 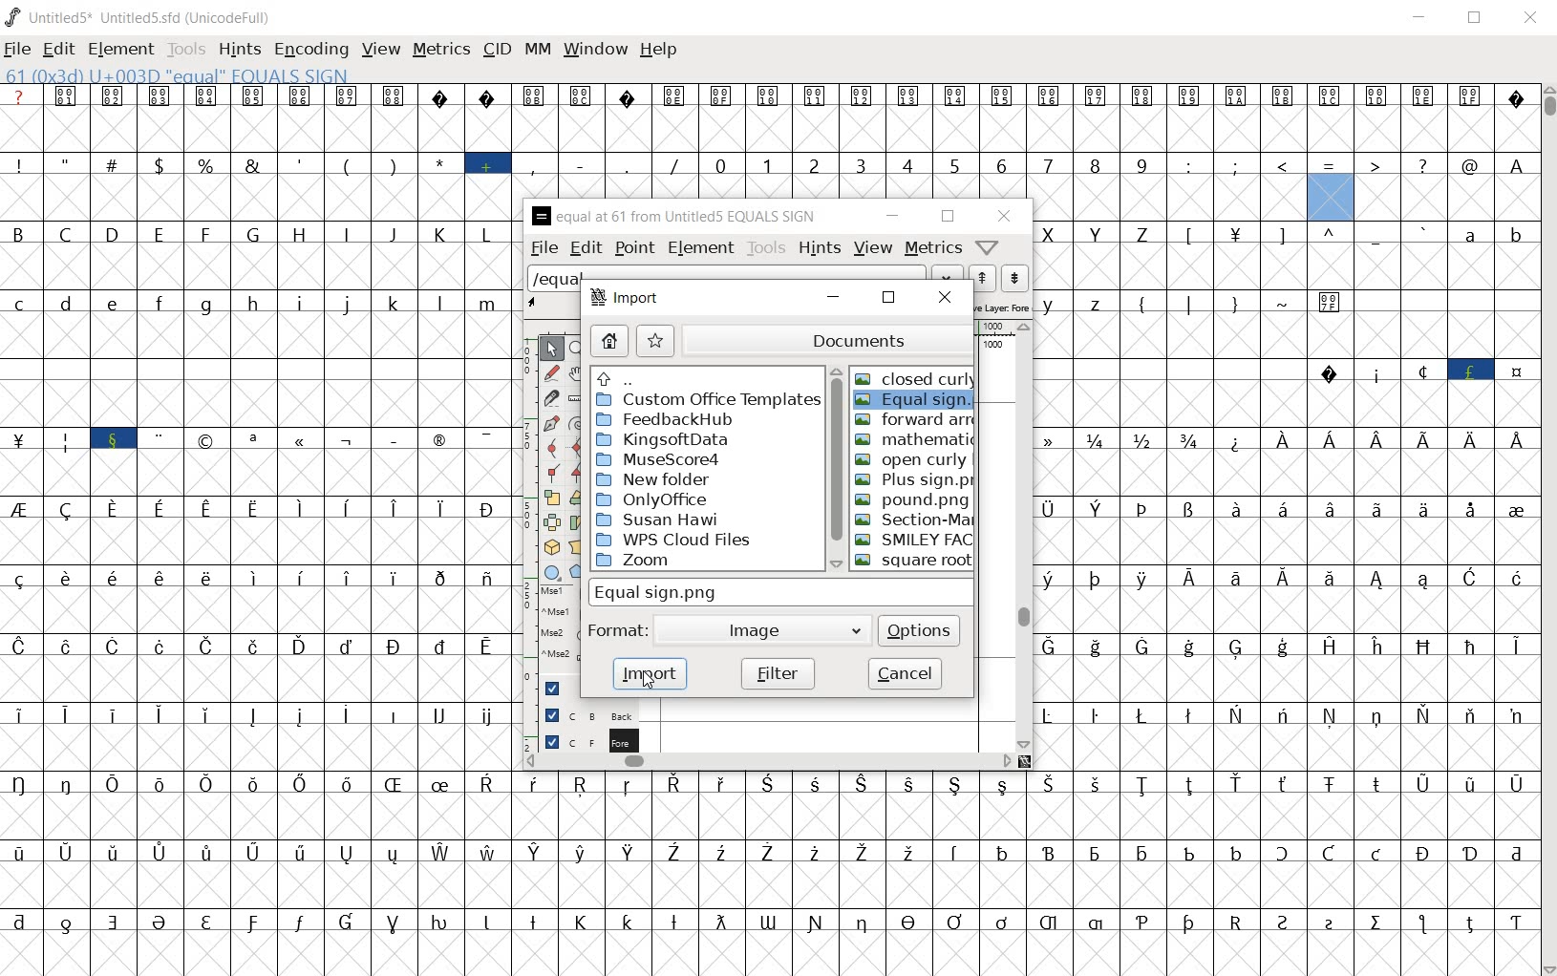 What do you see at coordinates (707, 376) in the screenshot?
I see `up directories` at bounding box center [707, 376].